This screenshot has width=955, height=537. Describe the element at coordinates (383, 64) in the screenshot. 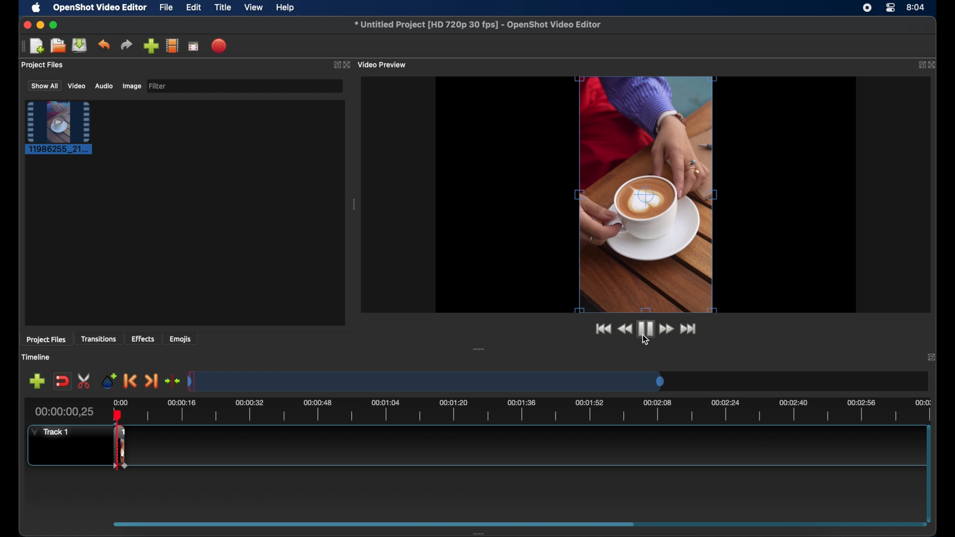

I see `video preview` at that location.